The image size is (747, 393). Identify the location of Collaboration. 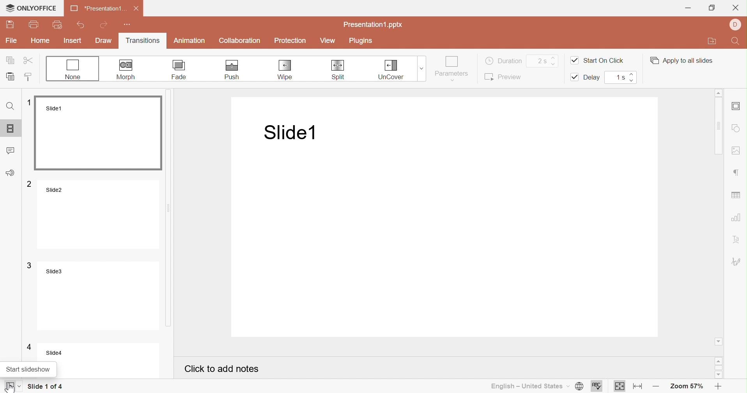
(241, 41).